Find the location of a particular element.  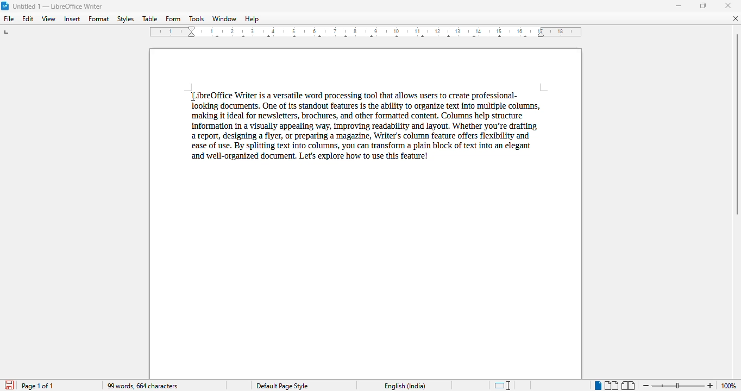

page 1 of 1 is located at coordinates (39, 386).